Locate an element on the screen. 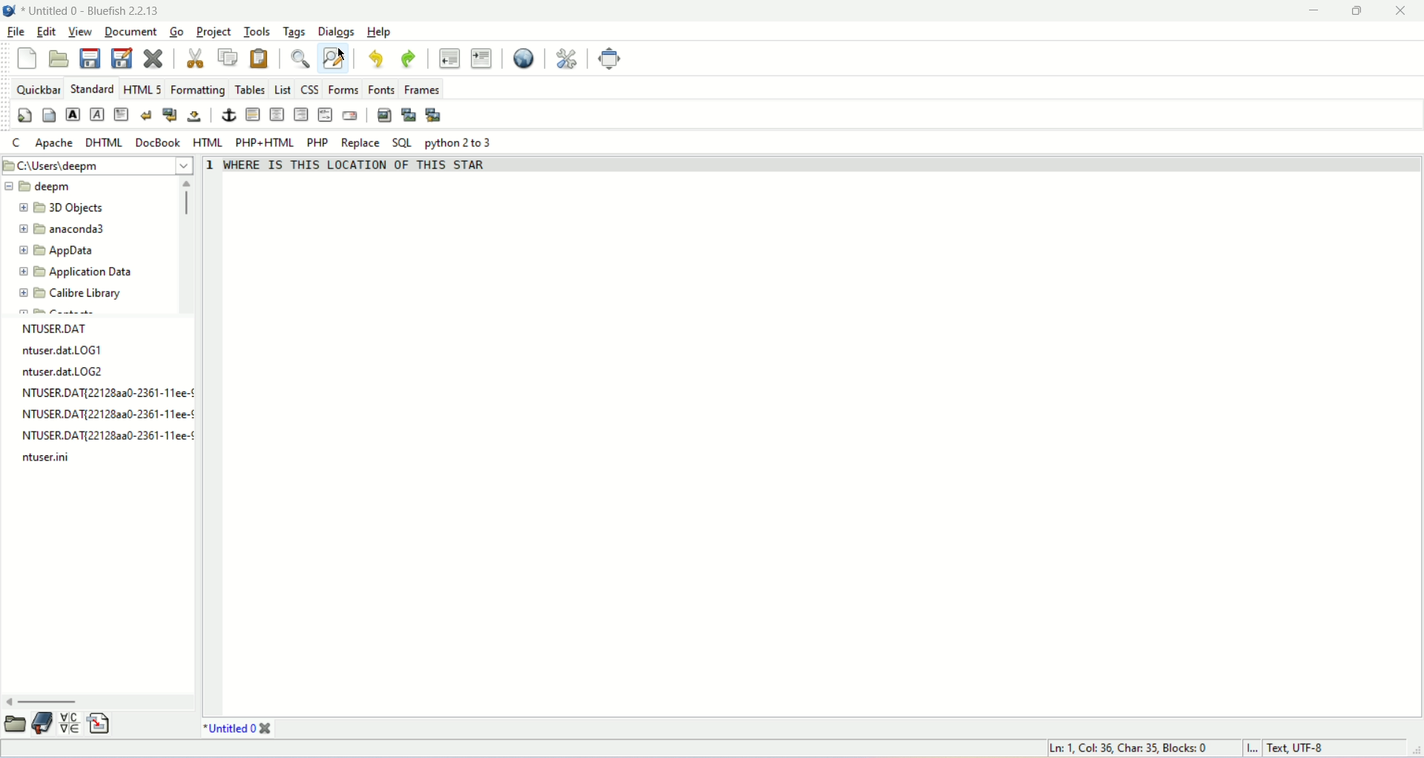 Image resolution: width=1424 pixels, height=758 pixels. cut is located at coordinates (197, 59).